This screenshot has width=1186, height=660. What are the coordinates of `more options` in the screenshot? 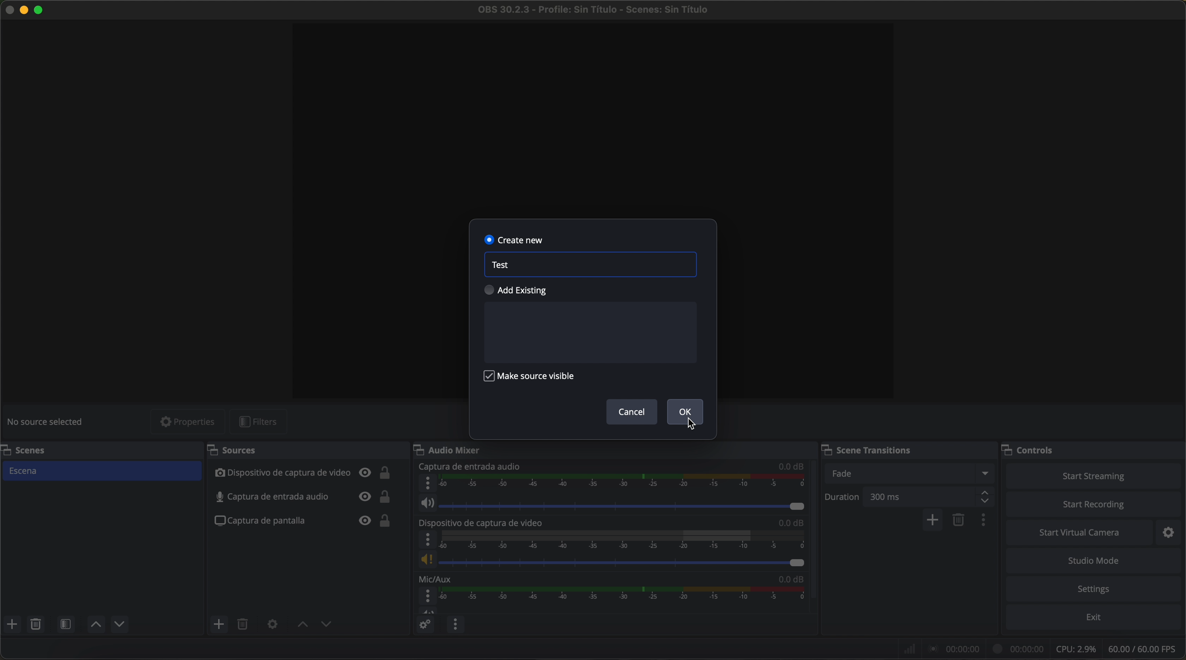 It's located at (429, 596).